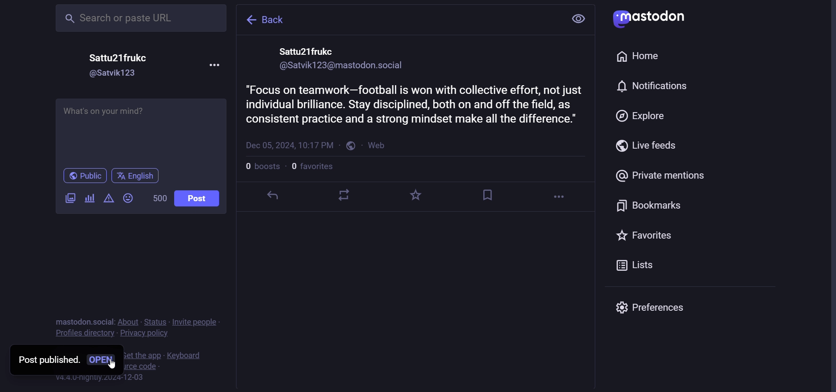 The image size is (836, 392). I want to click on status, so click(155, 321).